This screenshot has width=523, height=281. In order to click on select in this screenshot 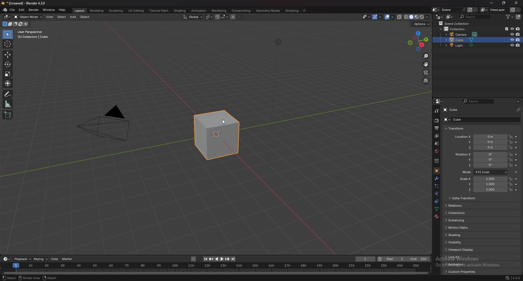, I will do `click(9, 278)`.